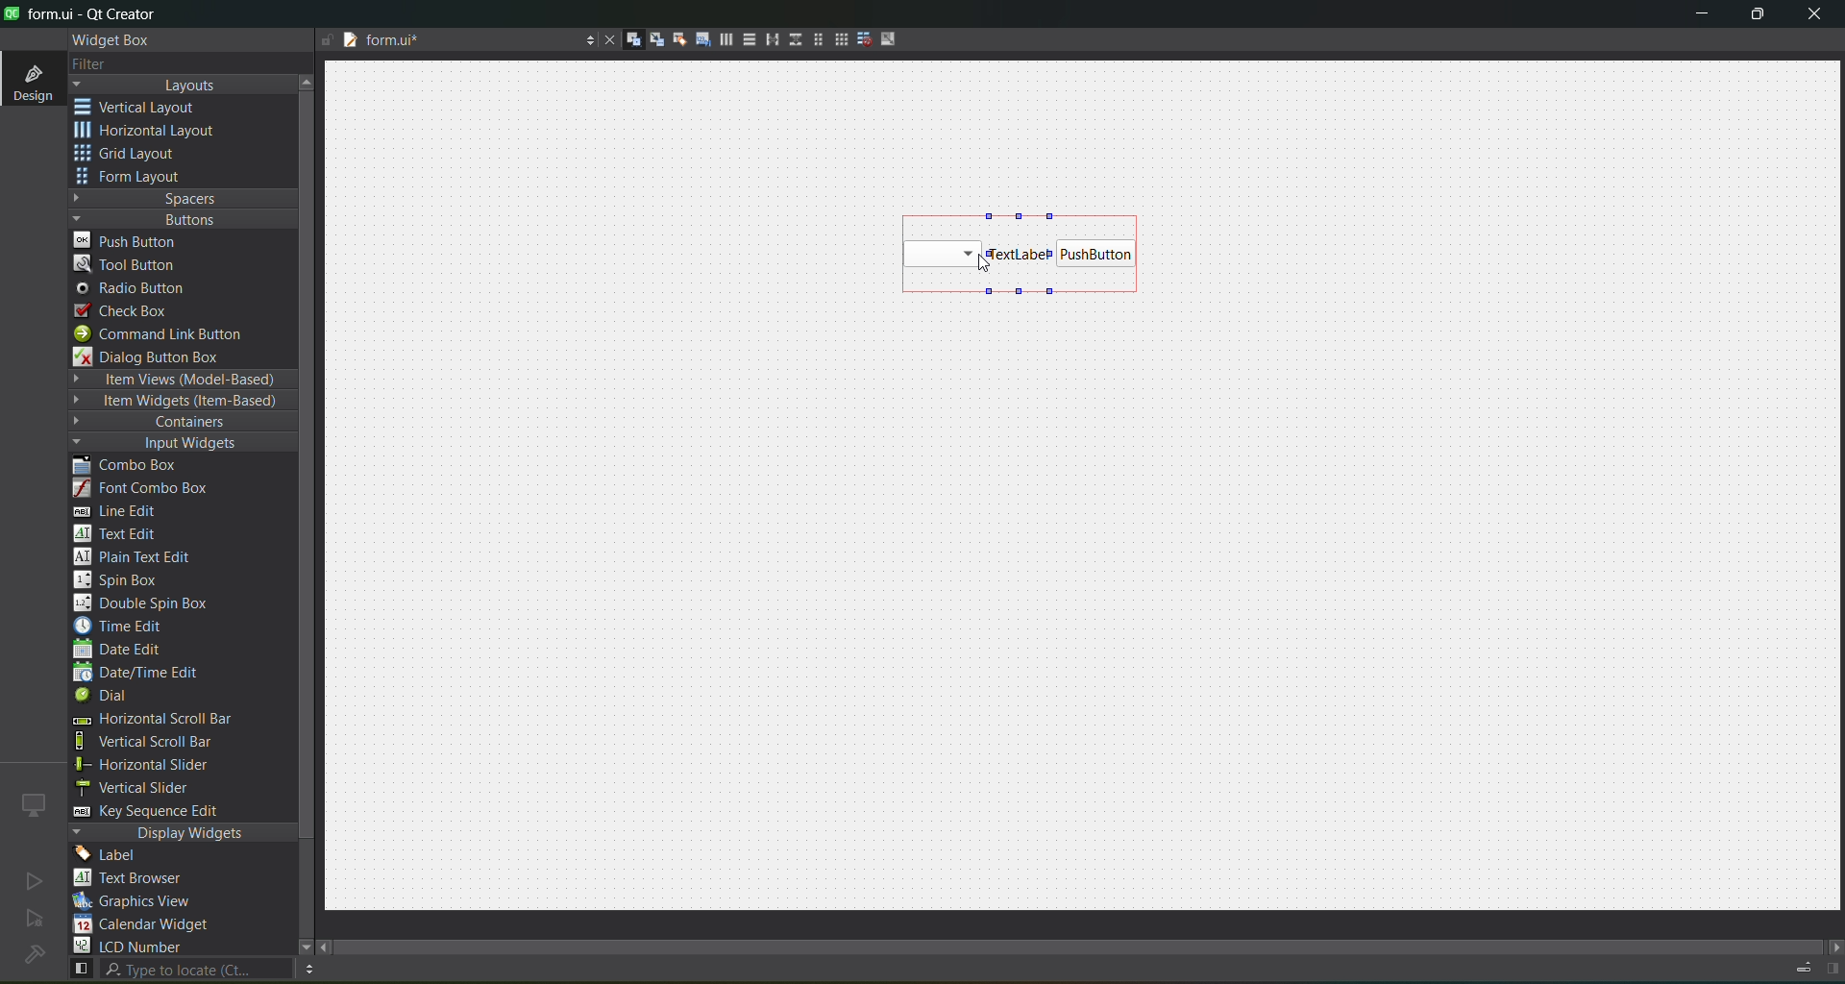 The width and height of the screenshot is (1845, 984). What do you see at coordinates (165, 742) in the screenshot?
I see `vertical scroll bar` at bounding box center [165, 742].